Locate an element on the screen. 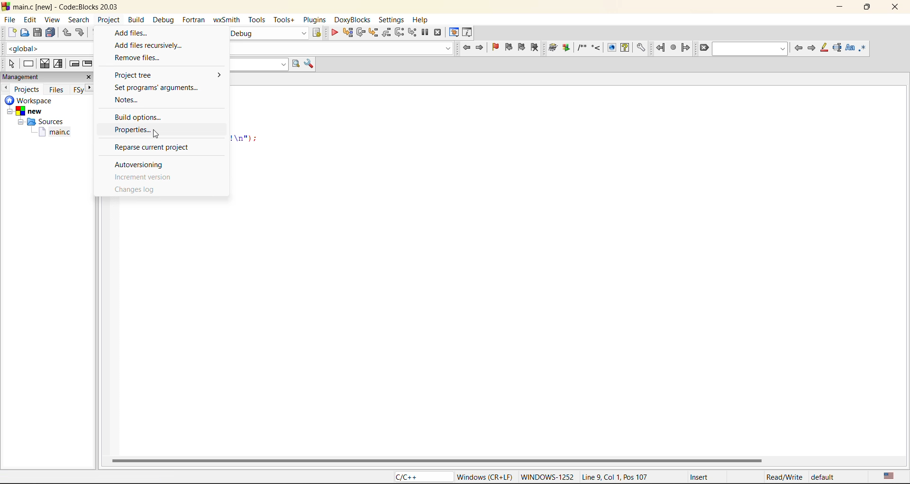 The width and height of the screenshot is (910, 484). run search is located at coordinates (296, 64).